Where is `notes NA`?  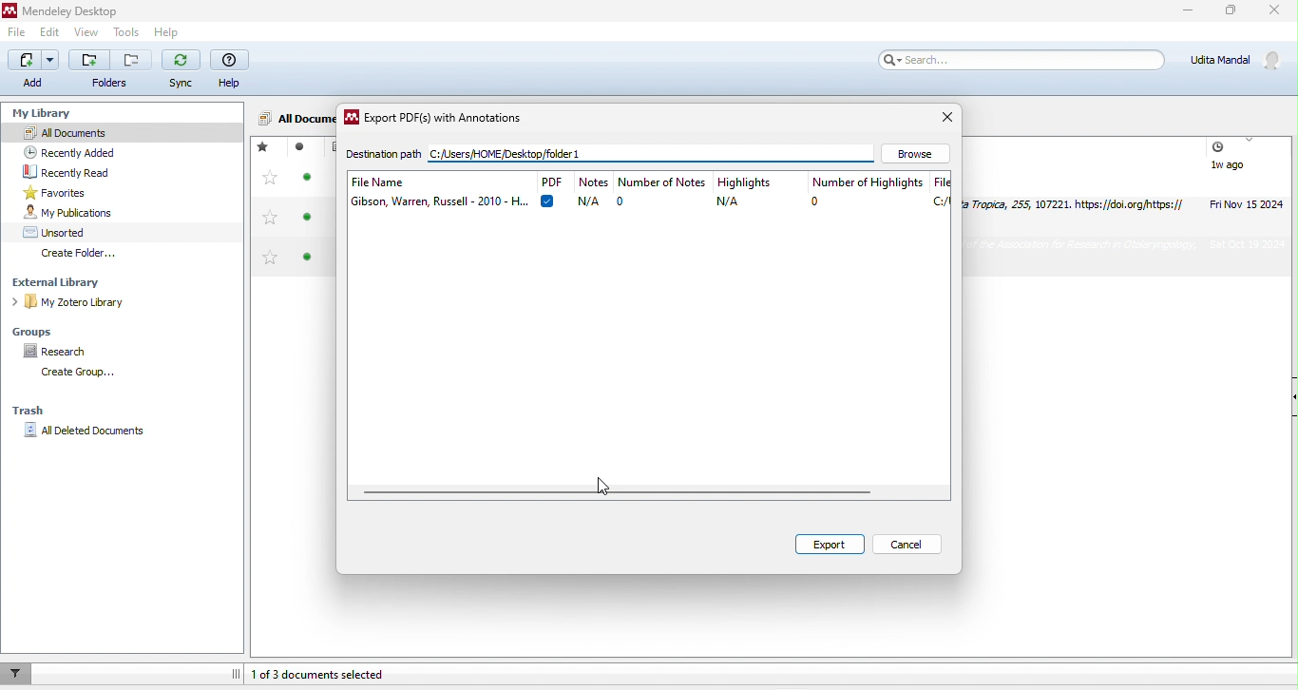
notes NA is located at coordinates (594, 191).